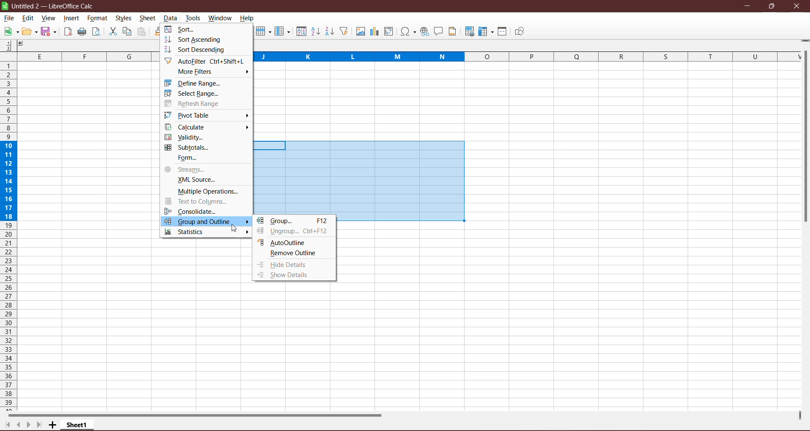 The height and width of the screenshot is (431, 810). Describe the element at coordinates (282, 31) in the screenshot. I see `Columns` at that location.